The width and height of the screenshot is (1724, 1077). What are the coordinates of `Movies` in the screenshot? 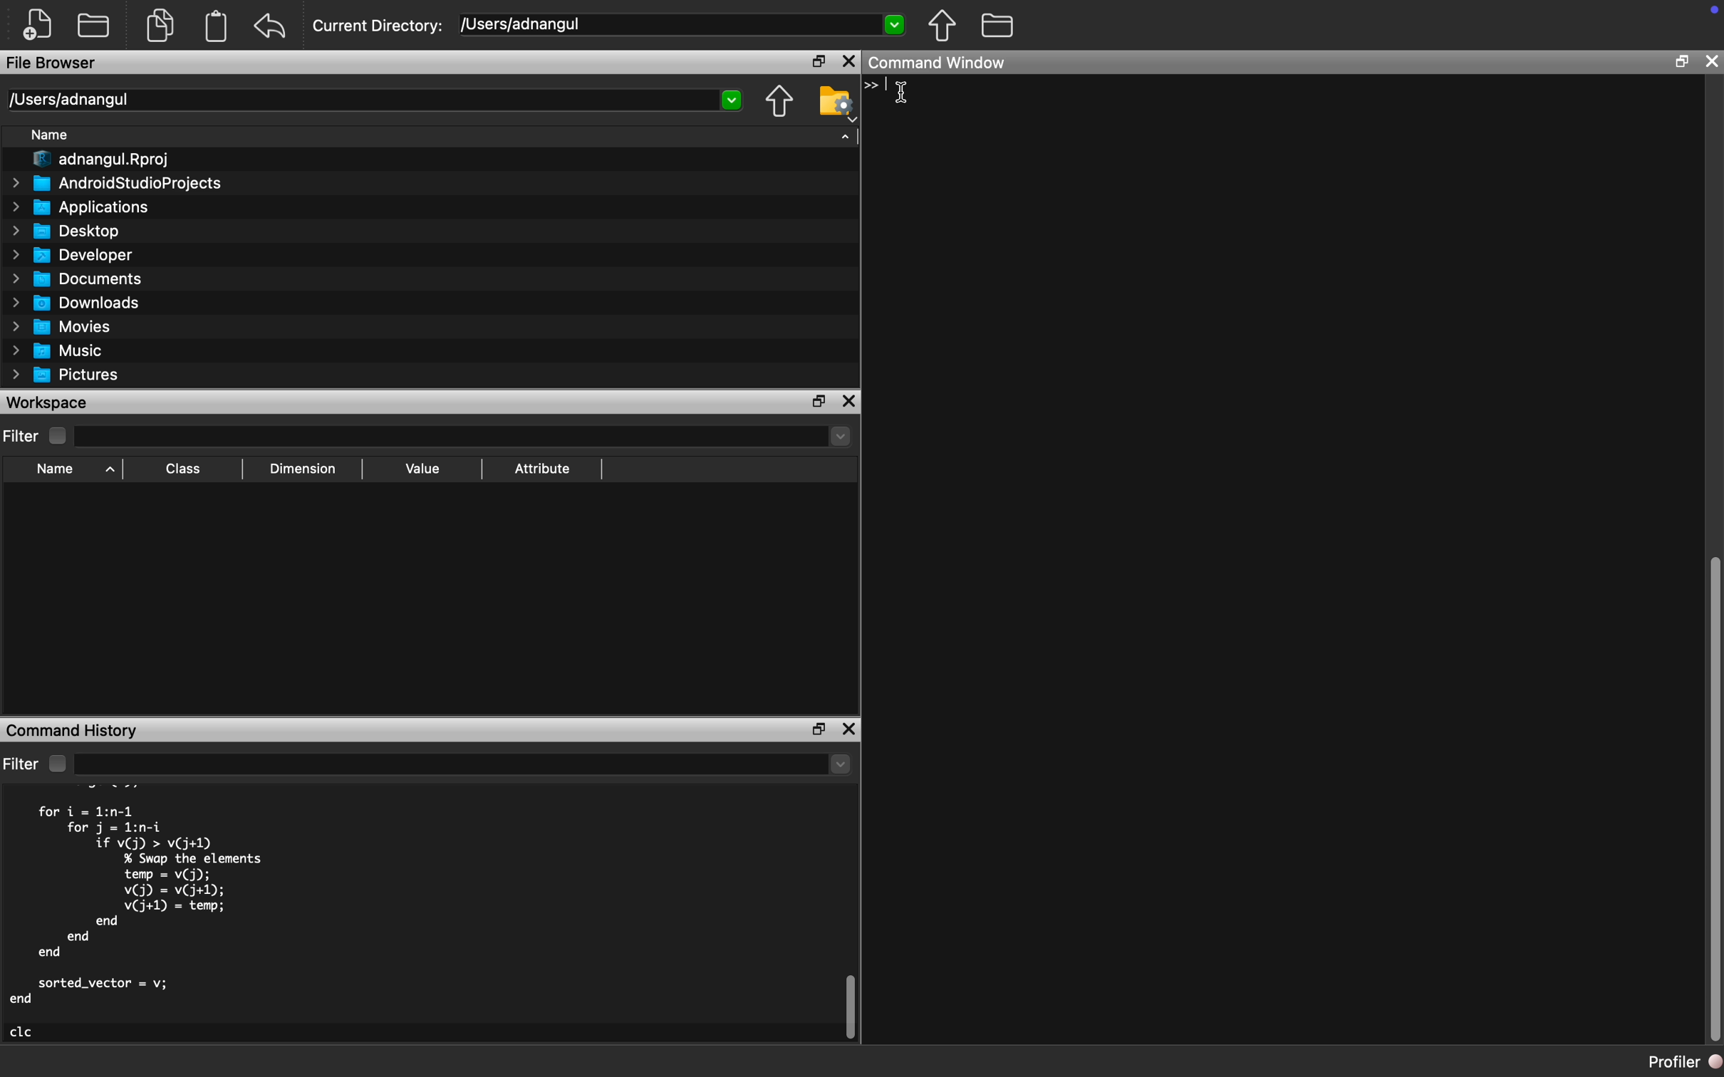 It's located at (62, 328).